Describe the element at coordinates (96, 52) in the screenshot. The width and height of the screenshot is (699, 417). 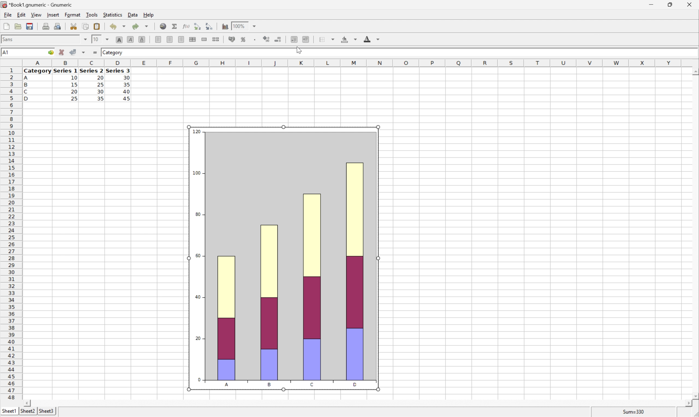
I see `Enter formula` at that location.